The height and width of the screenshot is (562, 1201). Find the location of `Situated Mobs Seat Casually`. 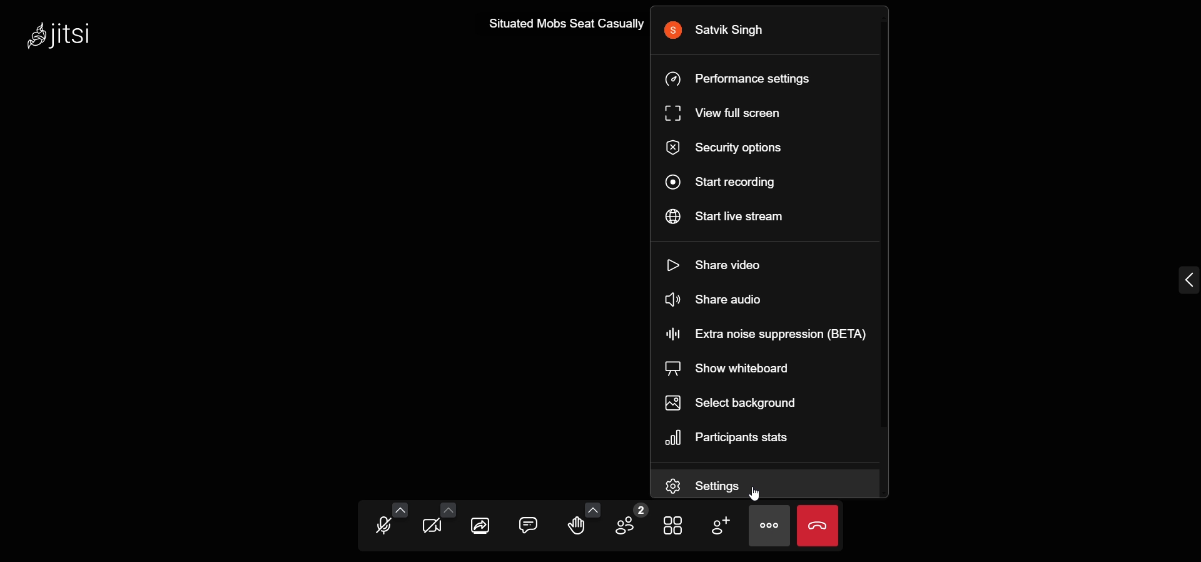

Situated Mobs Seat Casually is located at coordinates (562, 23).